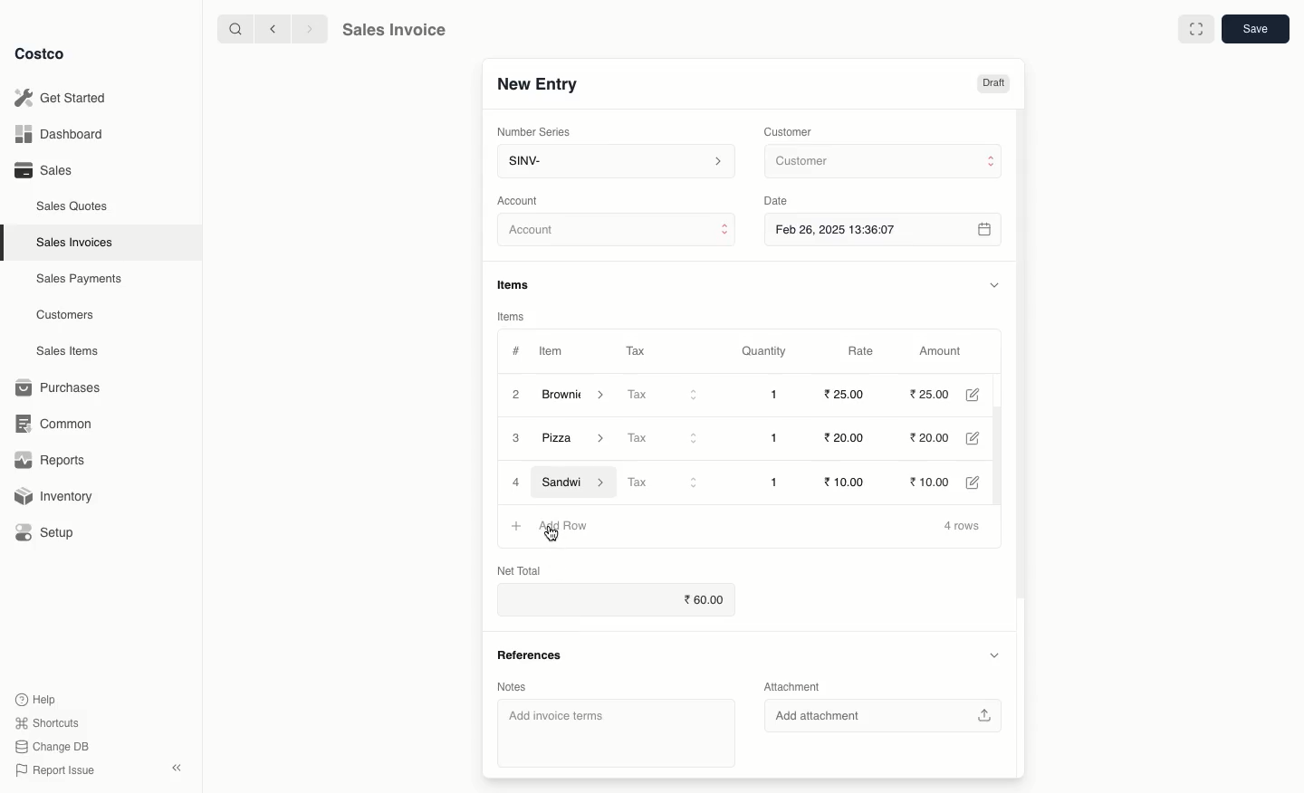  Describe the element at coordinates (516, 349) in the screenshot. I see `#` at that location.